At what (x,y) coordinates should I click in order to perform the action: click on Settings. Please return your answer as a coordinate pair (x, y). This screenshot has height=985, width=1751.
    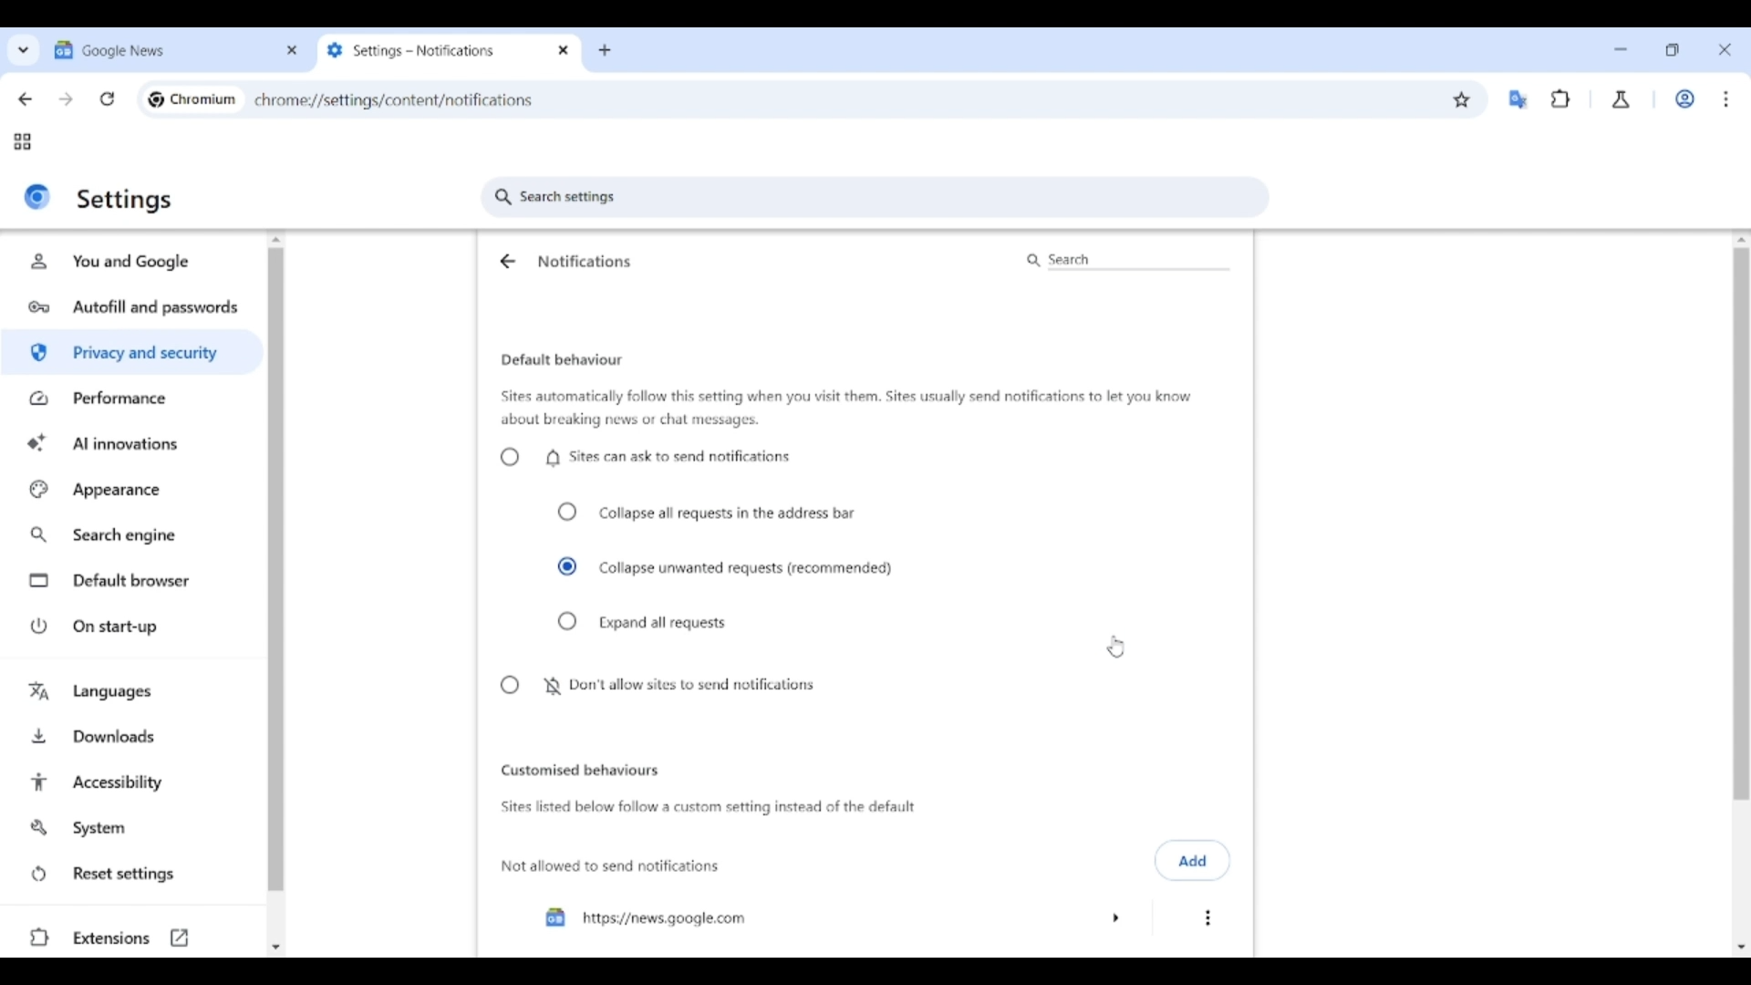
    Looking at the image, I should click on (126, 200).